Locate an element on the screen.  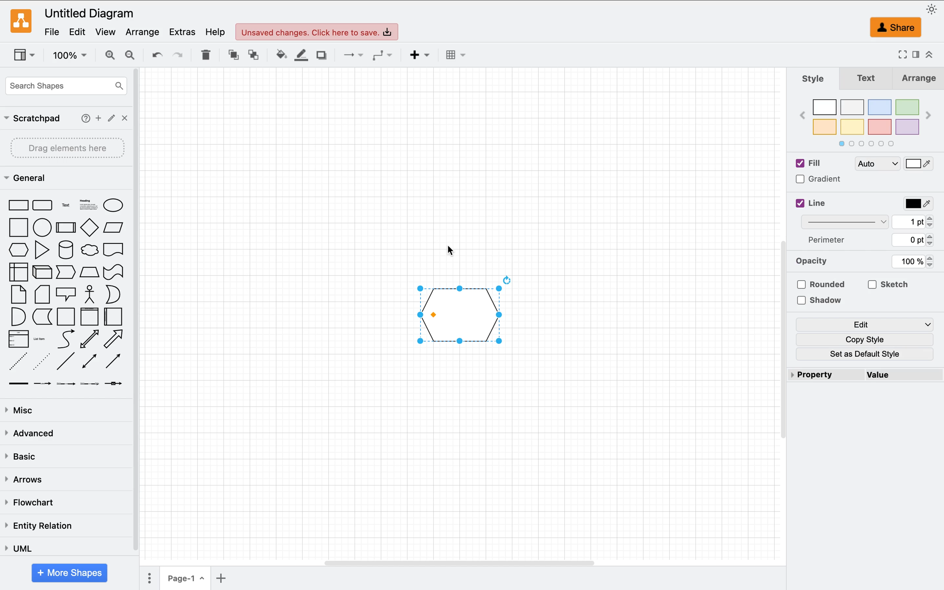
view is located at coordinates (106, 32).